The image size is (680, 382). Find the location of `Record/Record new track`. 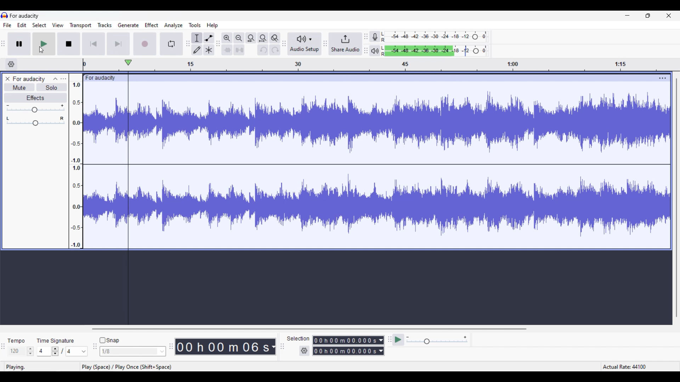

Record/Record new track is located at coordinates (145, 44).